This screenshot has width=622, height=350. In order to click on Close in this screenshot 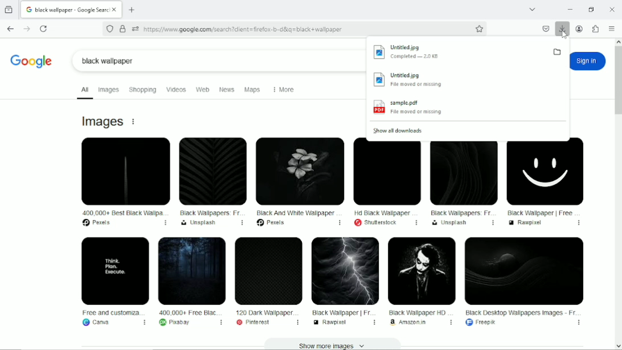, I will do `click(613, 10)`.